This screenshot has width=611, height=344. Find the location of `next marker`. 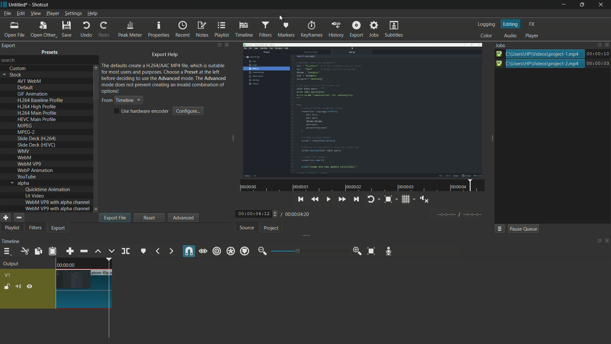

next marker is located at coordinates (172, 251).